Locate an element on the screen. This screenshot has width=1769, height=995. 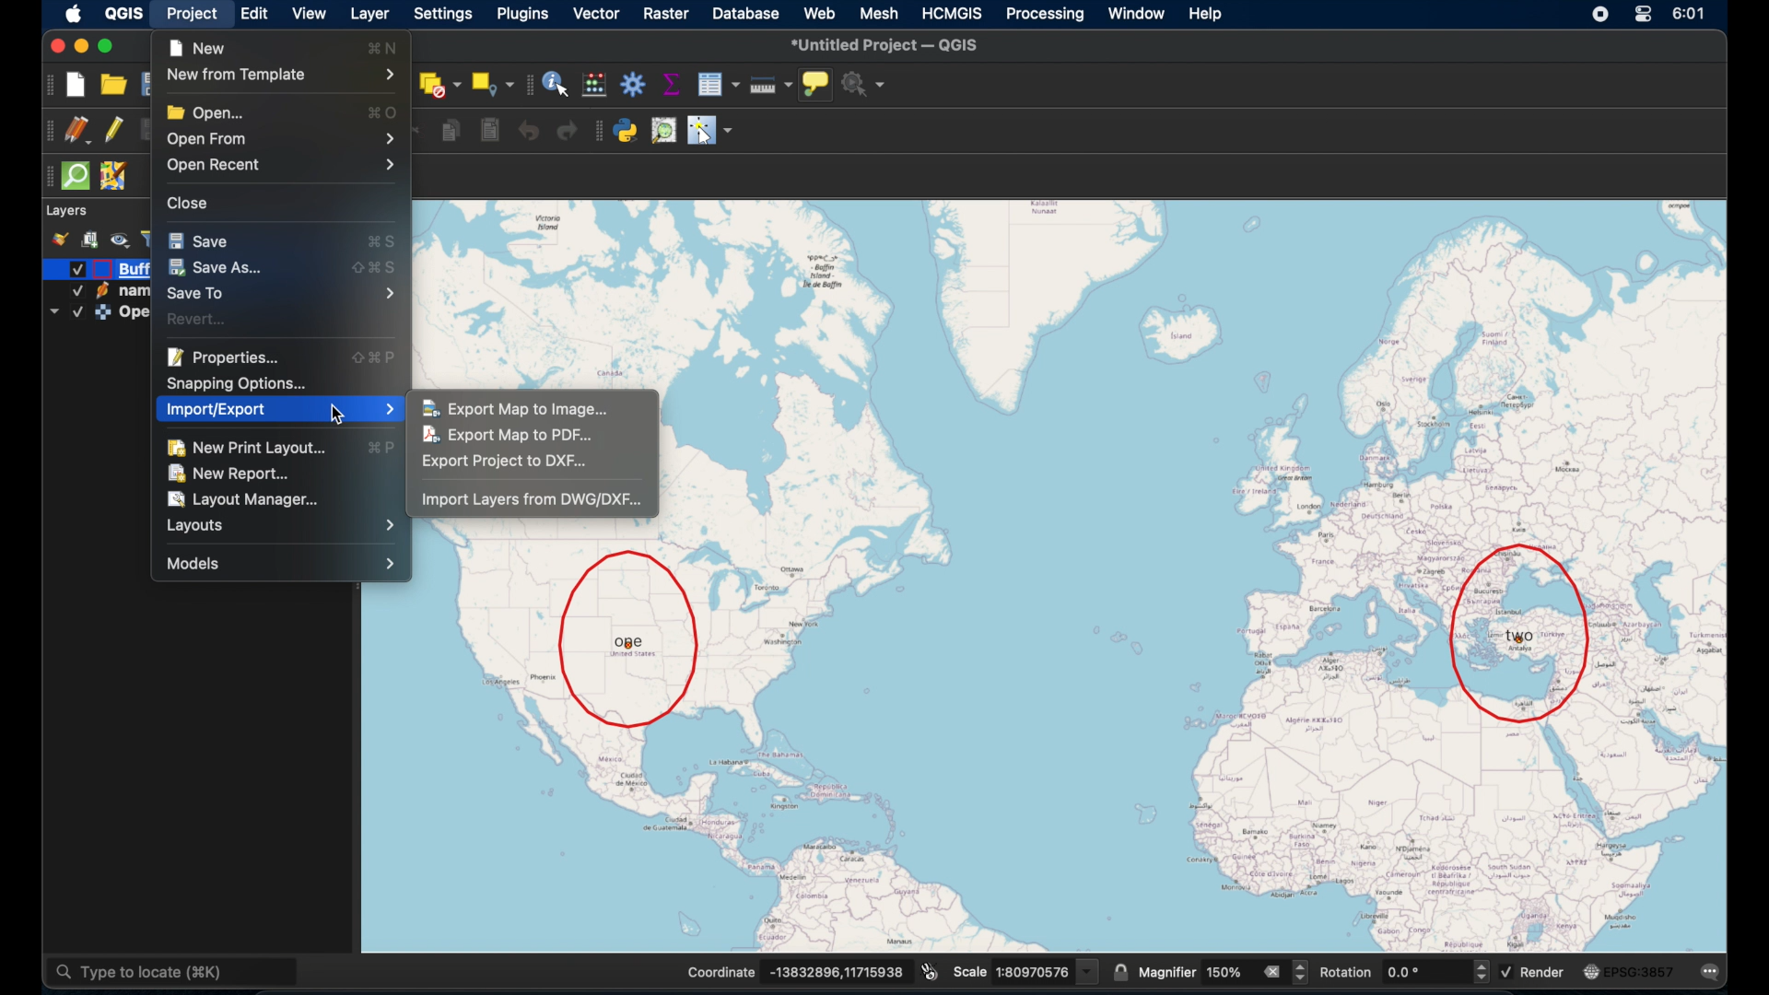
revert is located at coordinates (201, 319).